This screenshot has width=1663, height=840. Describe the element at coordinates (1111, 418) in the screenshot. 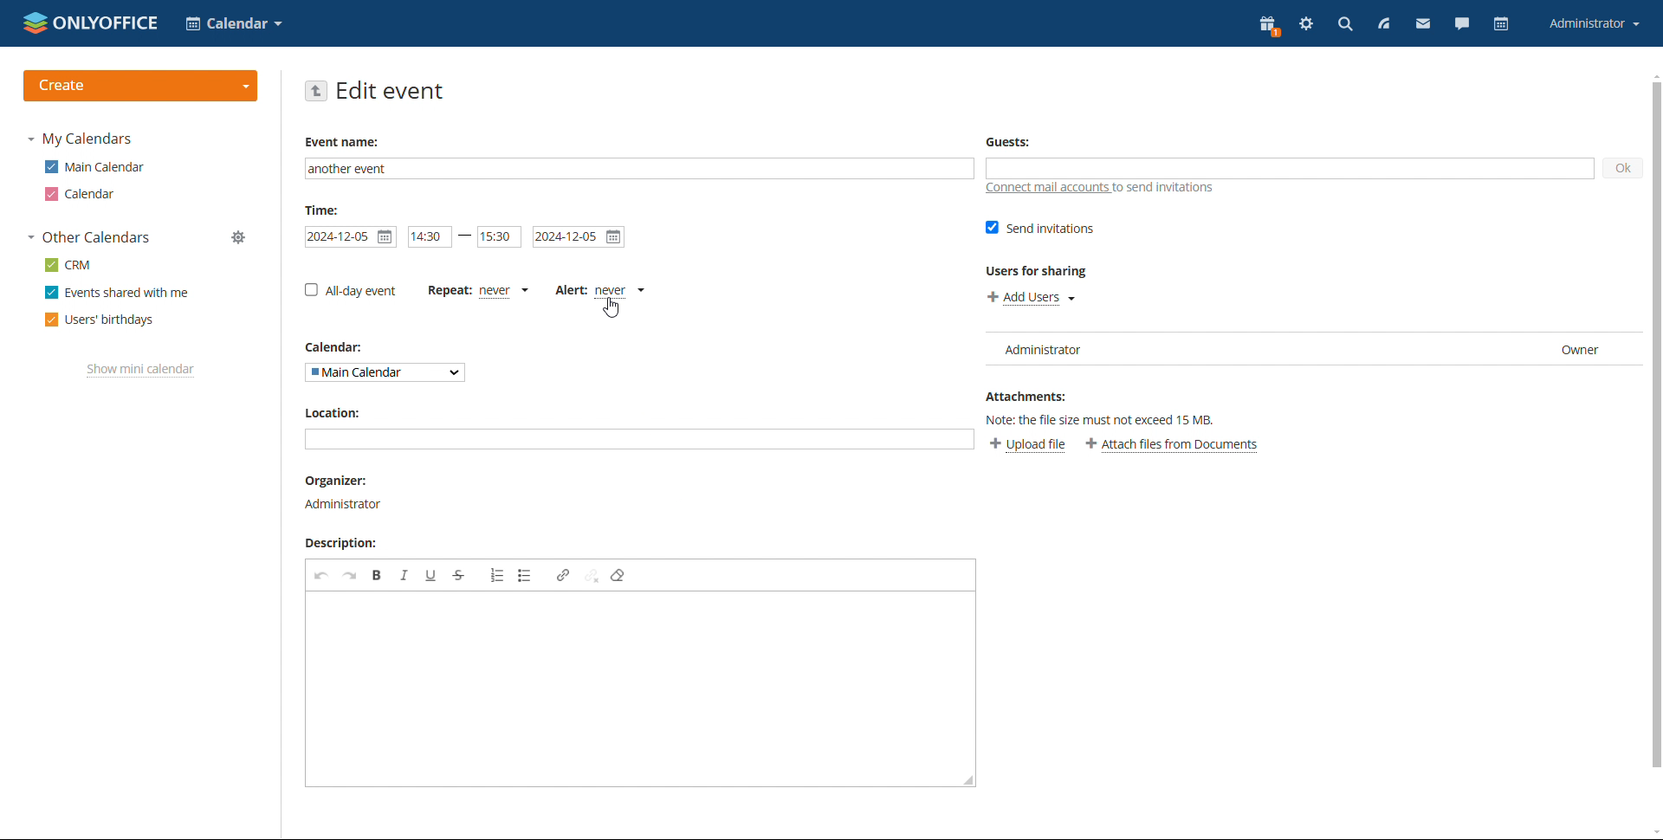

I see `Note: the file size must not exceed 15 MB.` at that location.